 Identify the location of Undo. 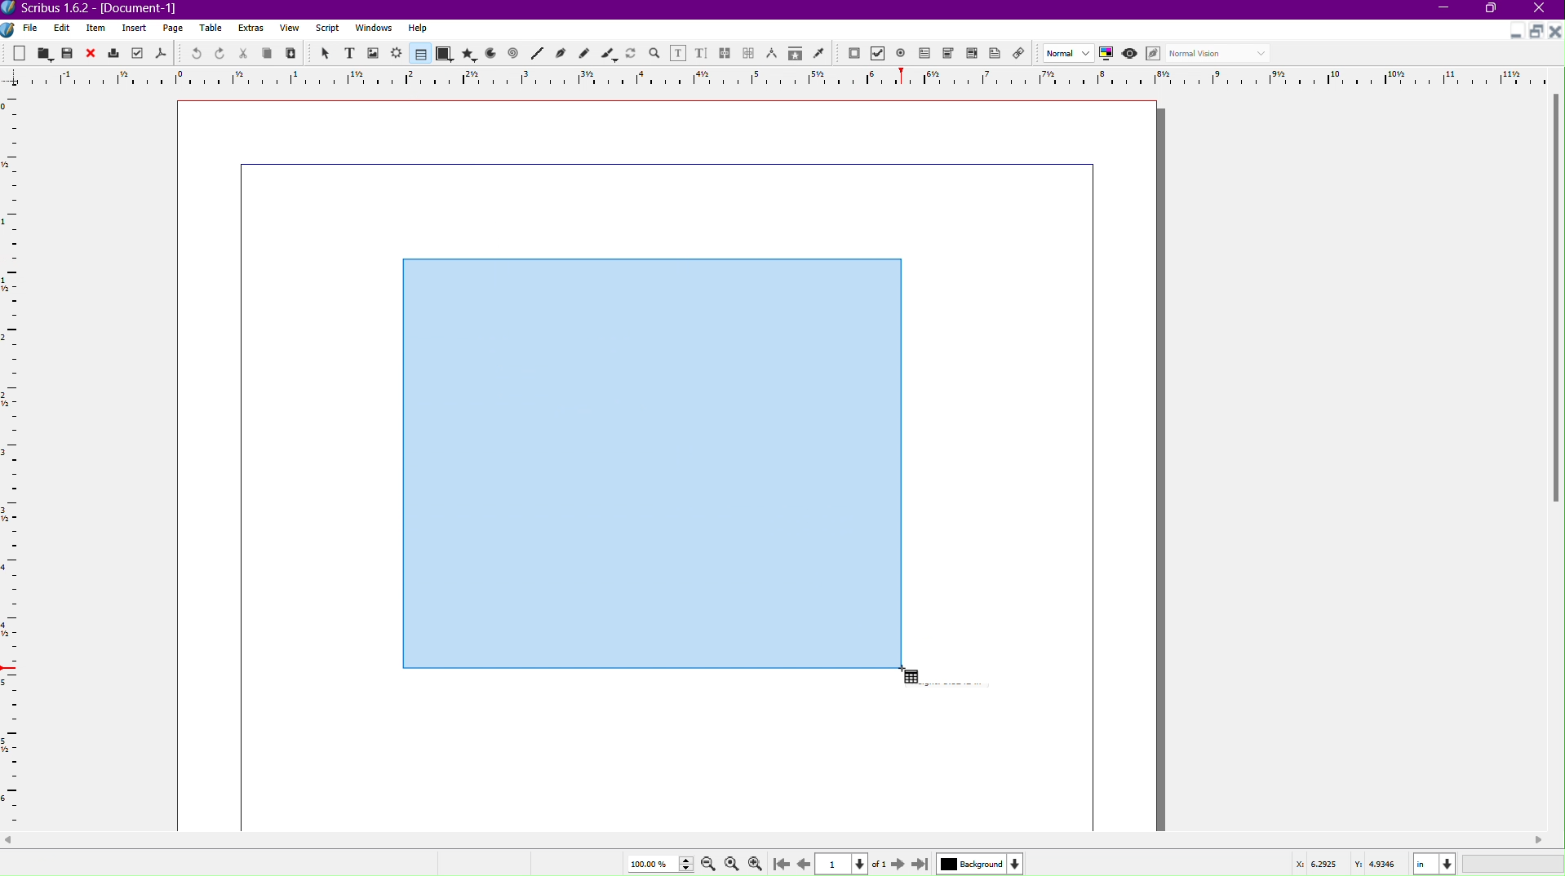
(192, 53).